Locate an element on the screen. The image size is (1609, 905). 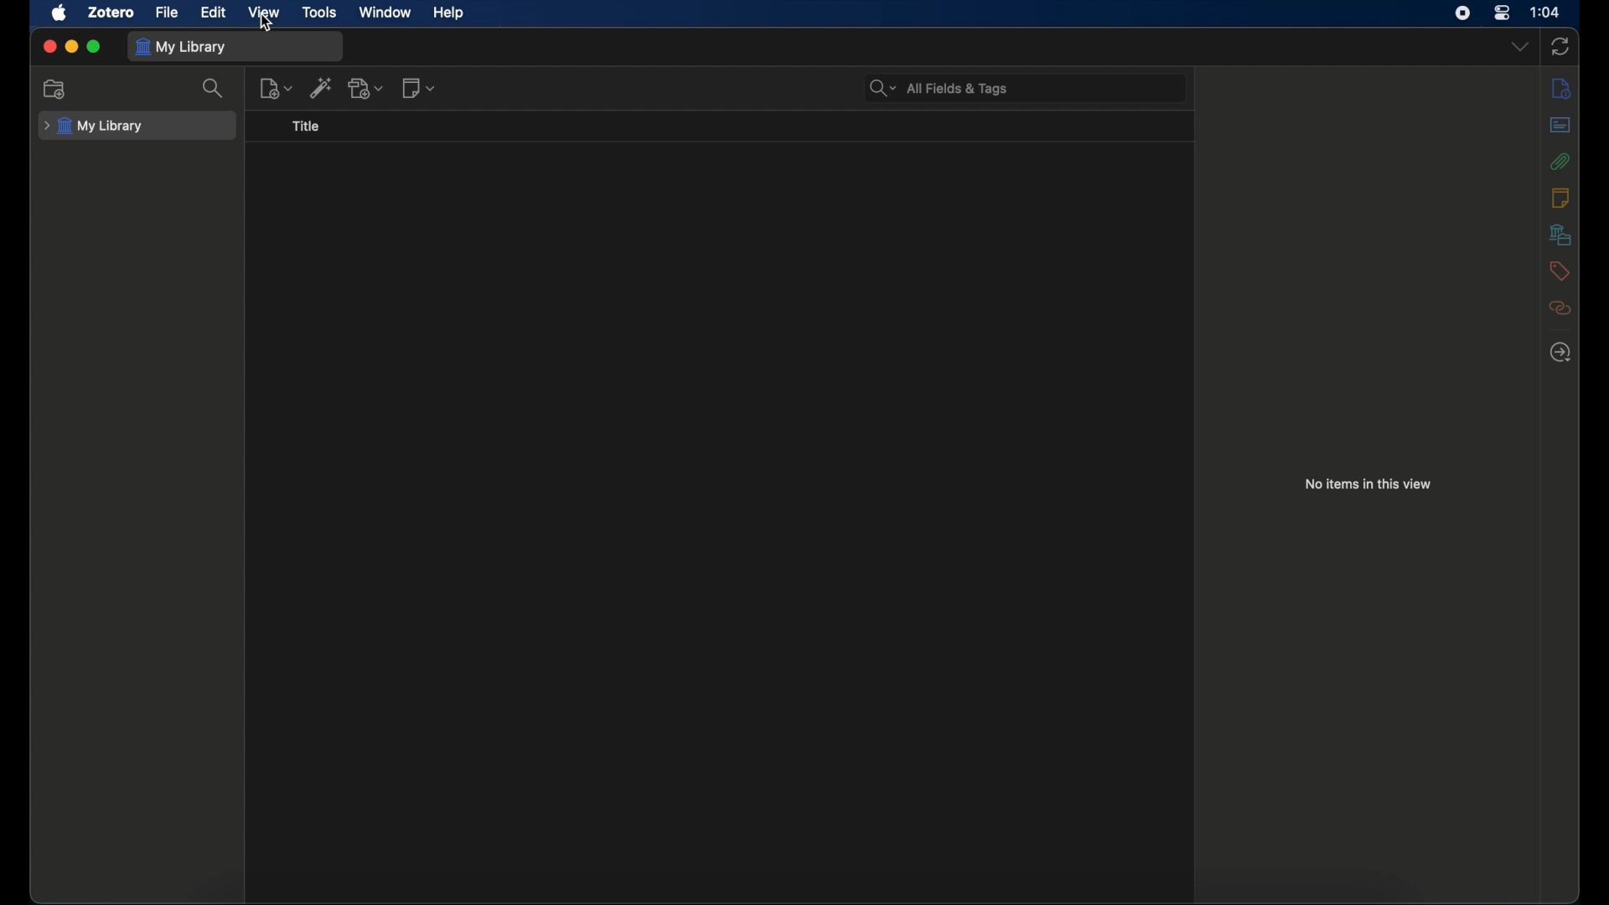
new notes is located at coordinates (421, 88).